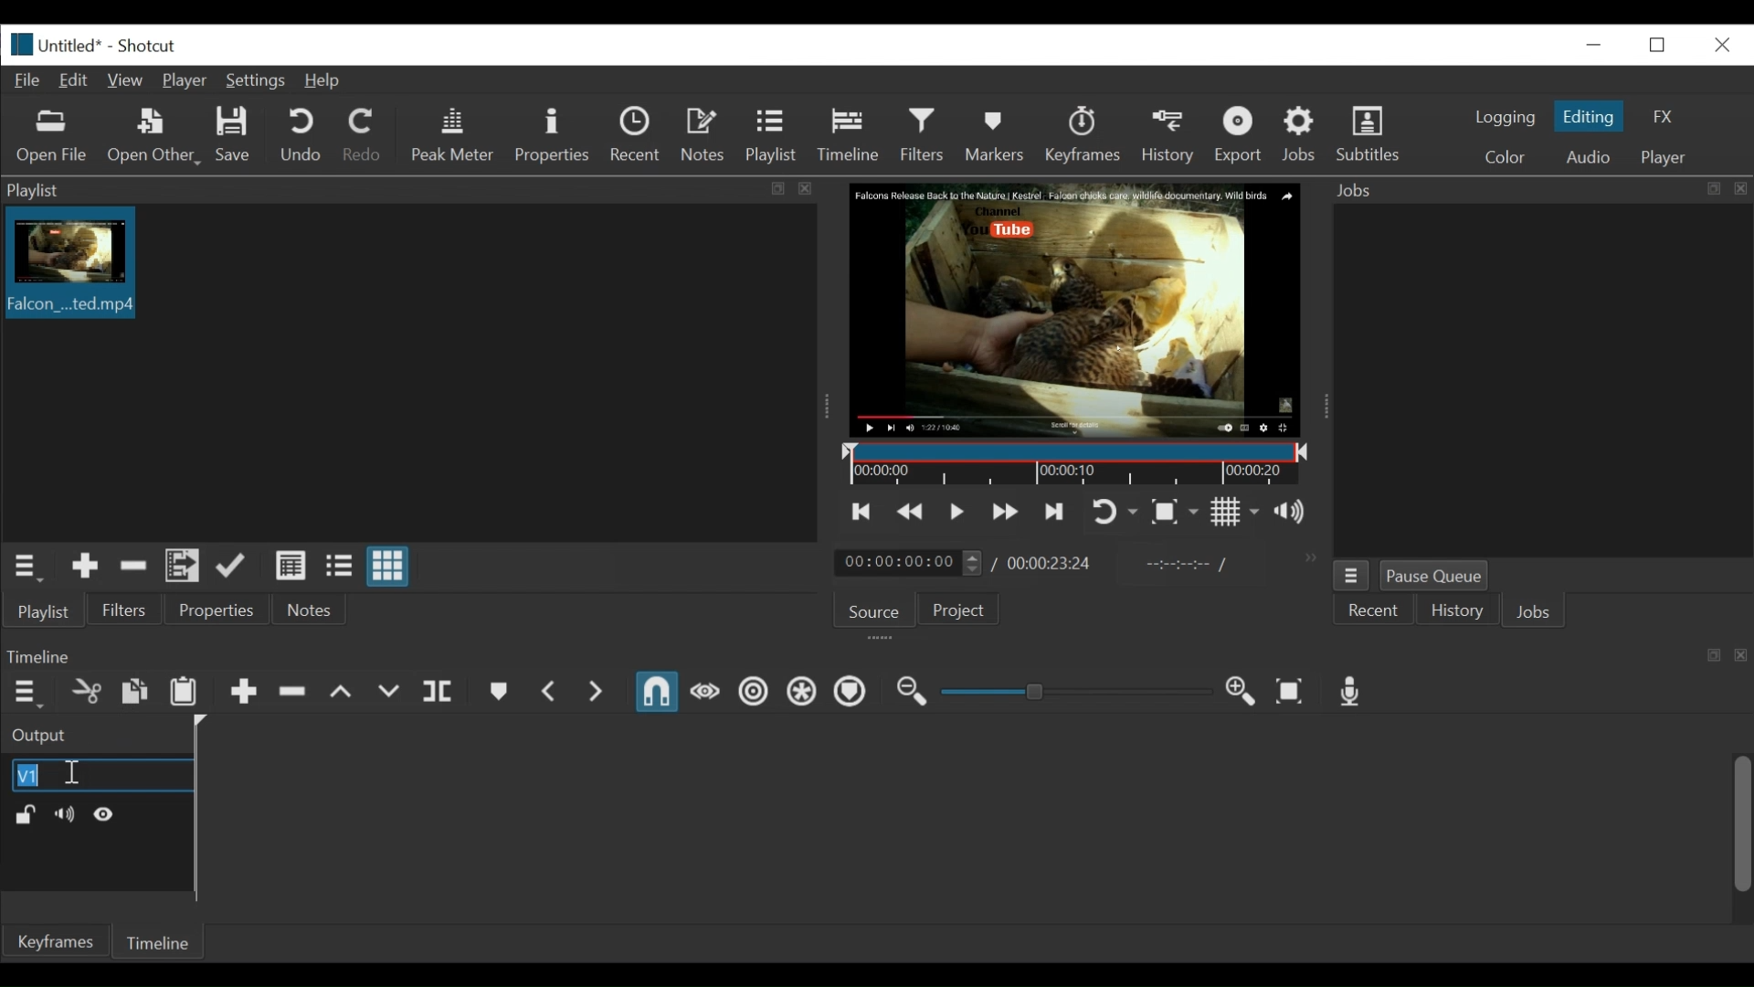 Image resolution: width=1754 pixels, height=987 pixels. I want to click on Zoom Timeline to fit, so click(1290, 691).